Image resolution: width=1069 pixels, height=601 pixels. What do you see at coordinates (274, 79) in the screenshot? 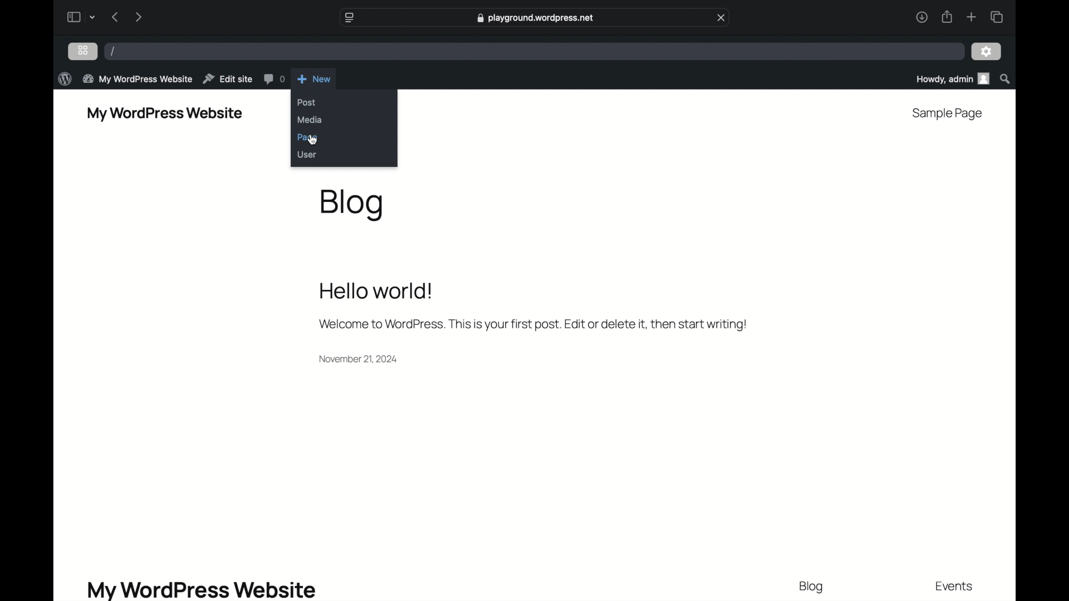
I see `comments` at bounding box center [274, 79].